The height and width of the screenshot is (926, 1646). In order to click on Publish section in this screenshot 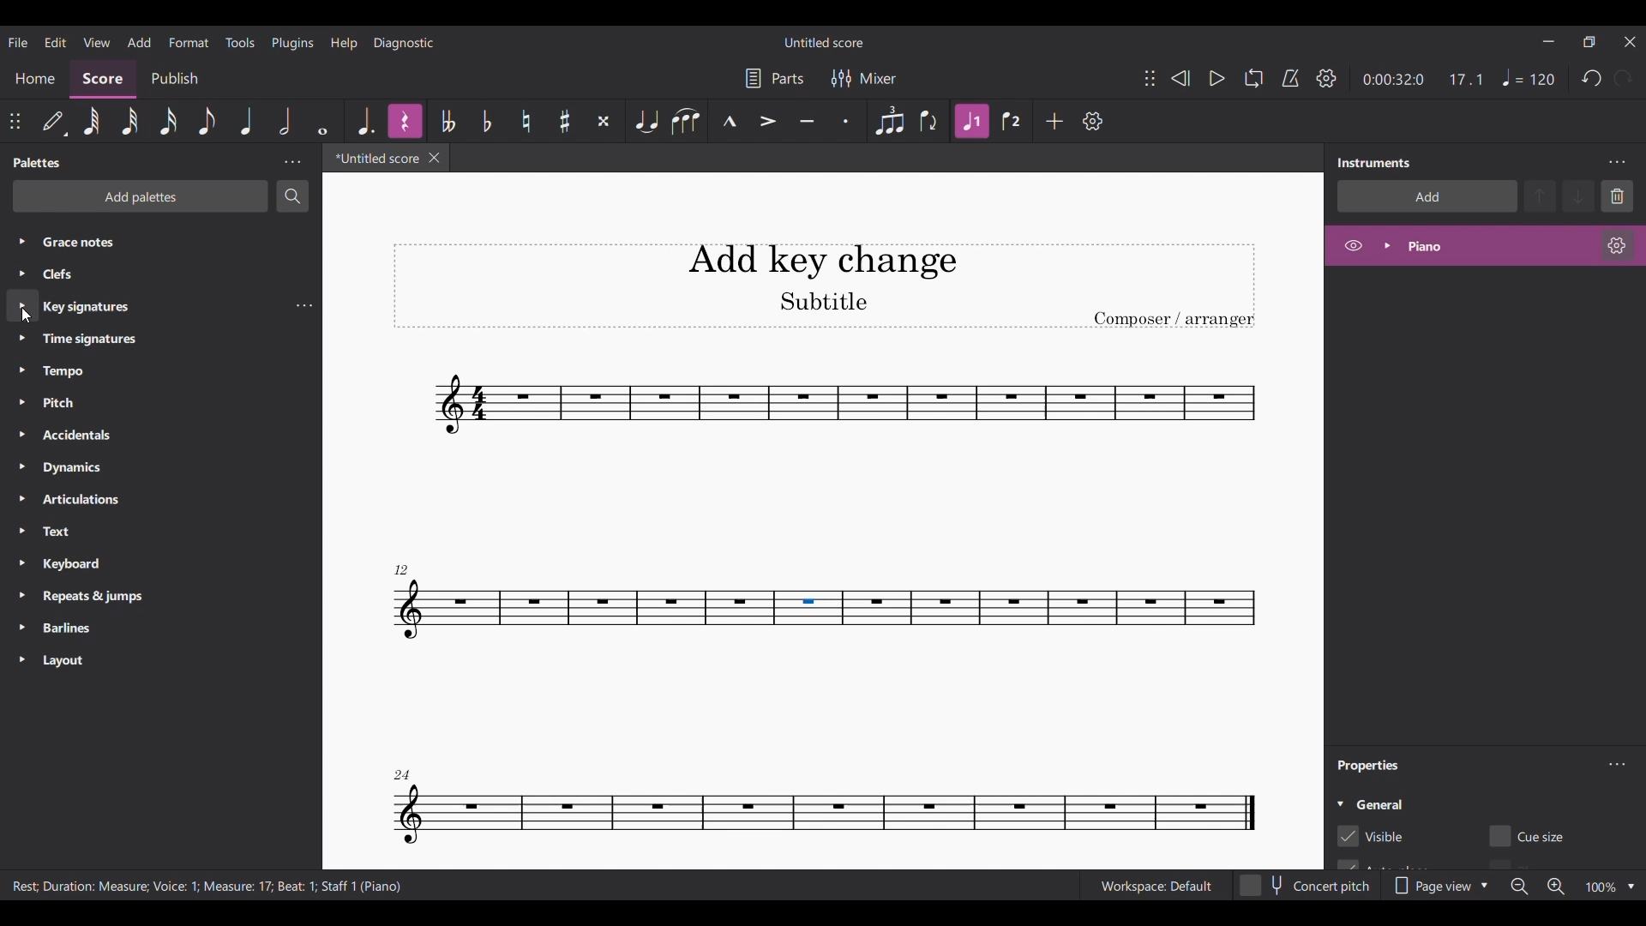, I will do `click(175, 79)`.